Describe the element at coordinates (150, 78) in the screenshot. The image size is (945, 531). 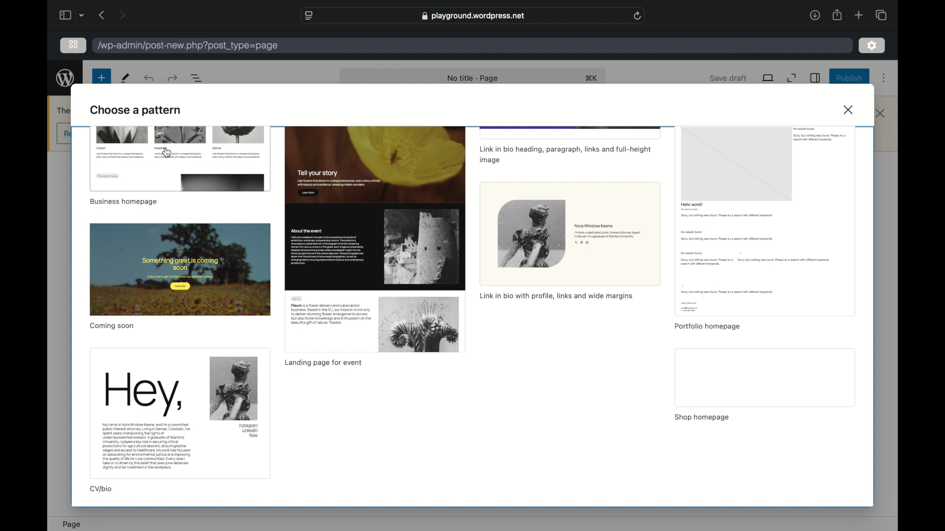
I see `redo` at that location.